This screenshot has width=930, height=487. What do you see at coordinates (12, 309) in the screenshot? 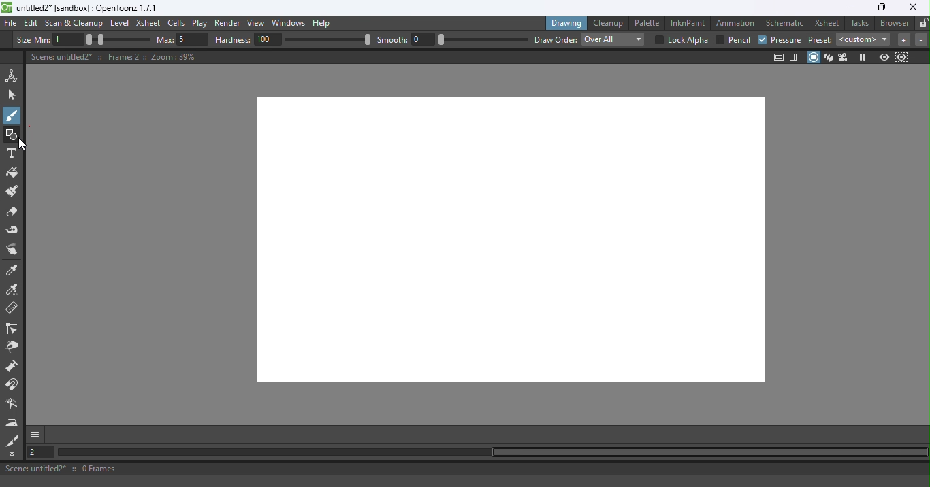
I see `Ruler tool` at bounding box center [12, 309].